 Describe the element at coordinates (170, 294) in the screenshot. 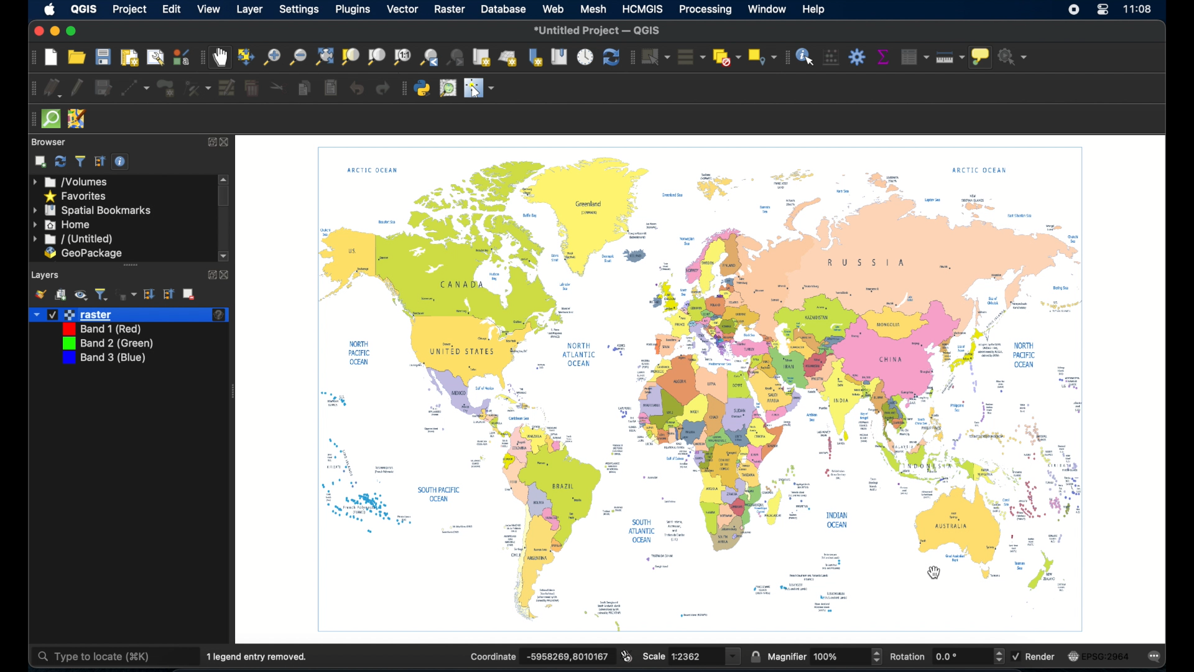

I see `collapse all` at that location.